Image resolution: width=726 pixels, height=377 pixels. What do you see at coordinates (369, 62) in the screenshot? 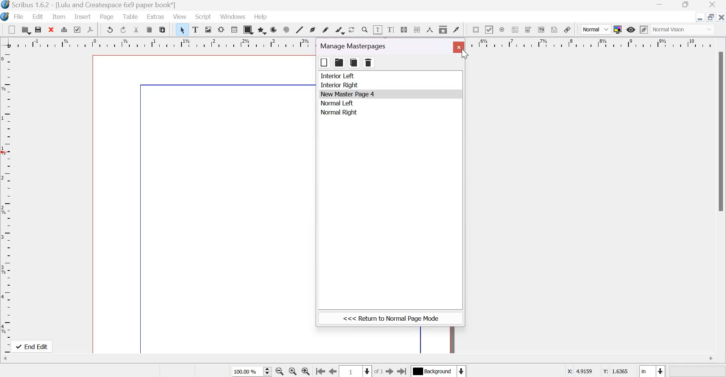
I see `delete` at bounding box center [369, 62].